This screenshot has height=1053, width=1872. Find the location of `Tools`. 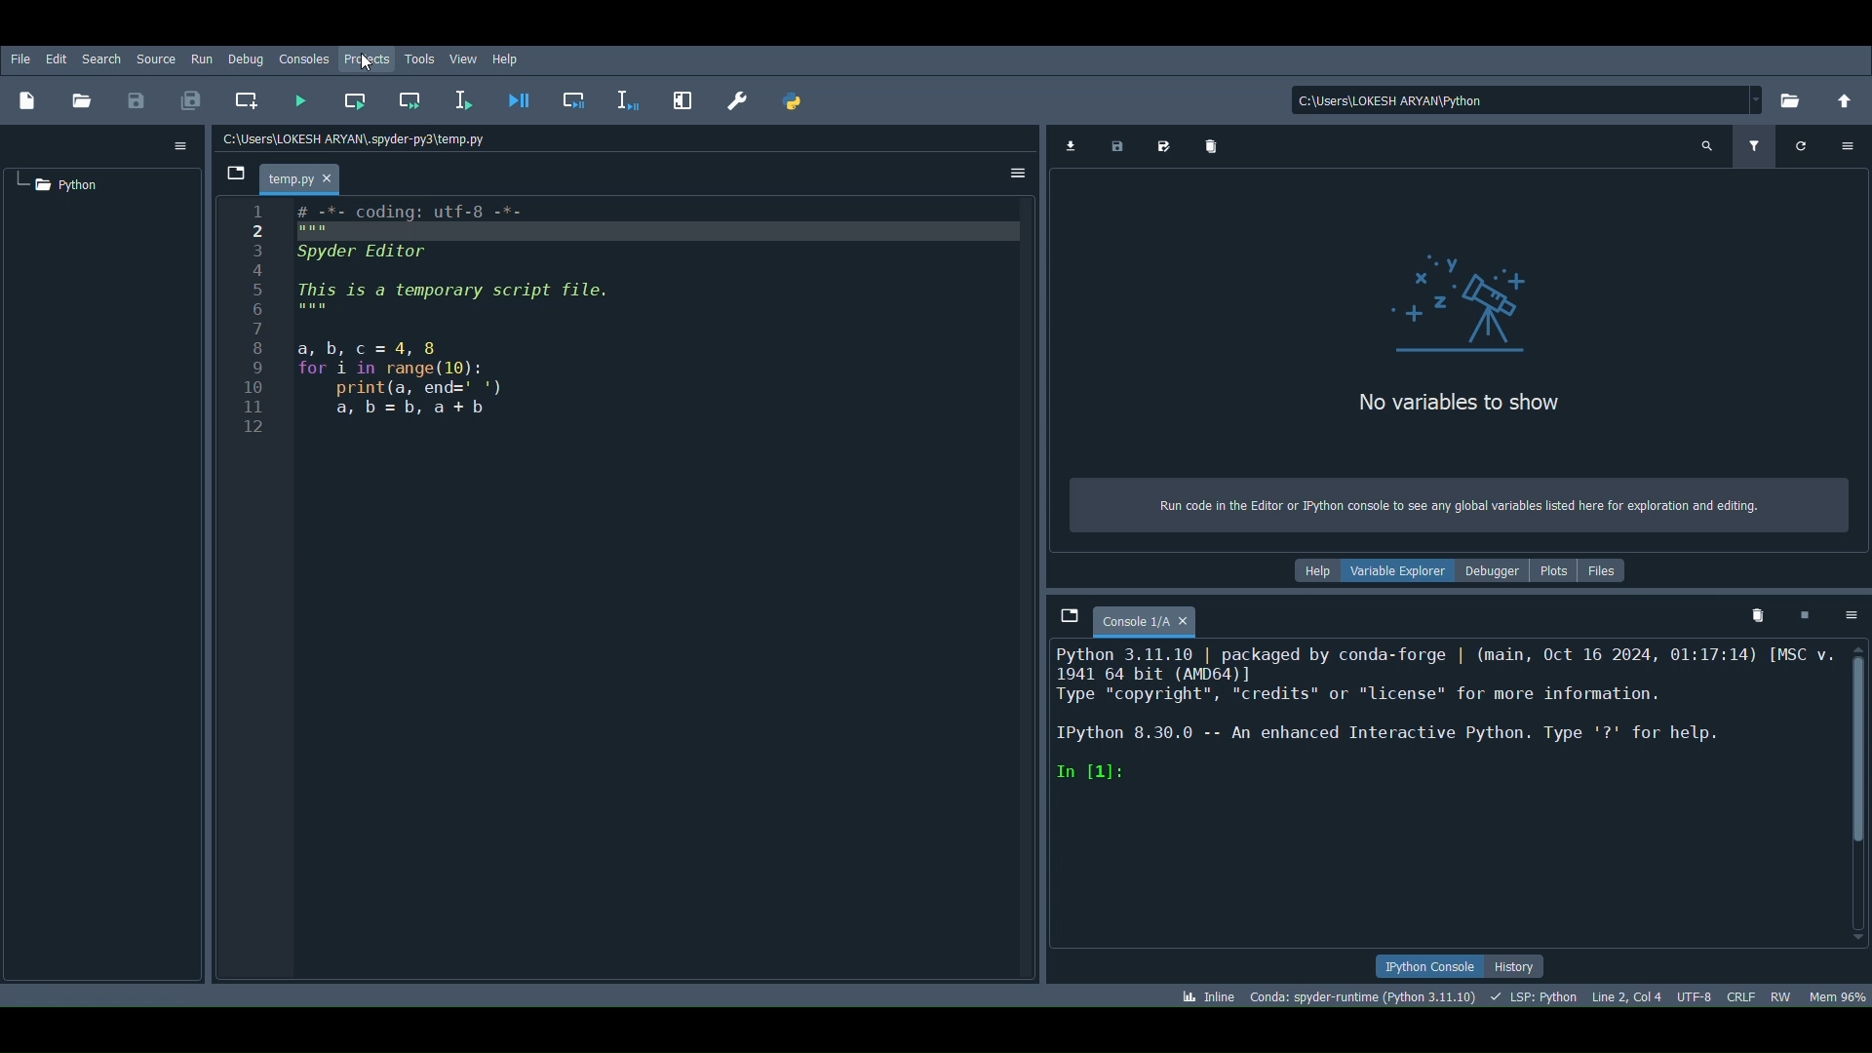

Tools is located at coordinates (421, 55).